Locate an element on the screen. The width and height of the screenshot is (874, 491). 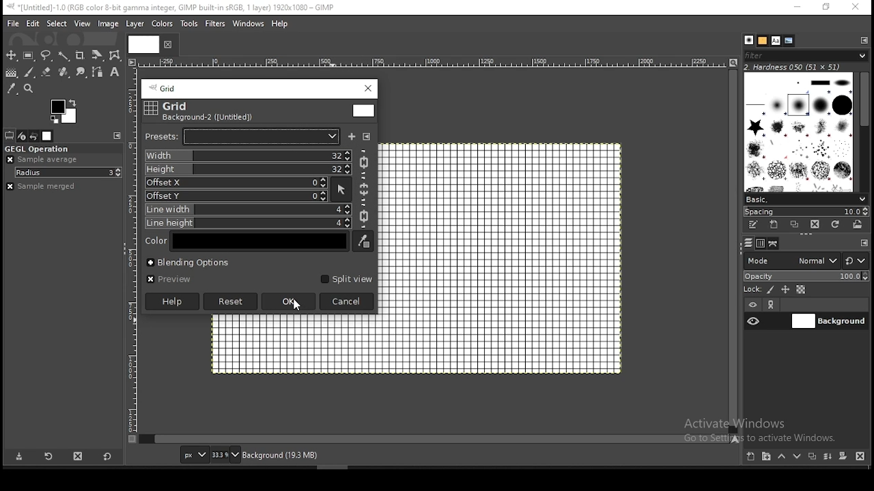
delete tool preset is located at coordinates (83, 458).